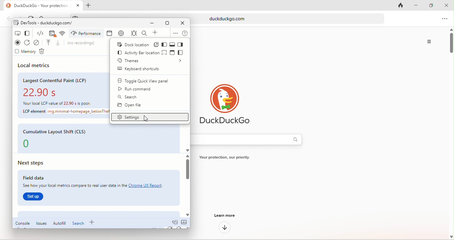  Describe the element at coordinates (430, 42) in the screenshot. I see `option` at that location.